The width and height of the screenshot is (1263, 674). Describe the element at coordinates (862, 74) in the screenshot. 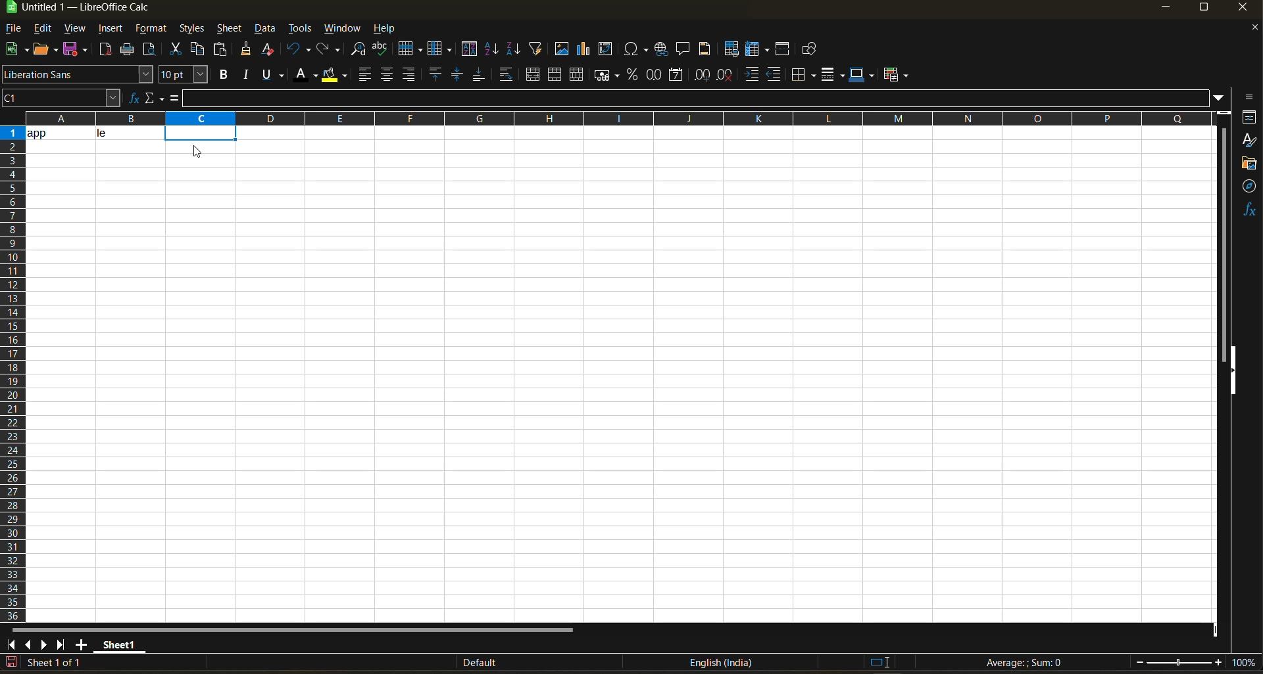

I see `border color` at that location.